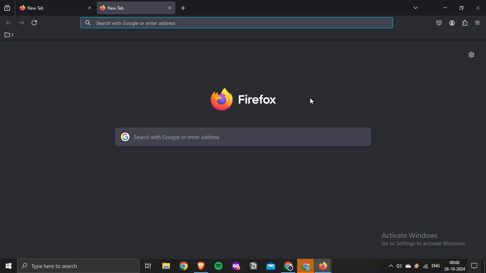 Image resolution: width=486 pixels, height=273 pixels. Describe the element at coordinates (454, 262) in the screenshot. I see `00:08` at that location.